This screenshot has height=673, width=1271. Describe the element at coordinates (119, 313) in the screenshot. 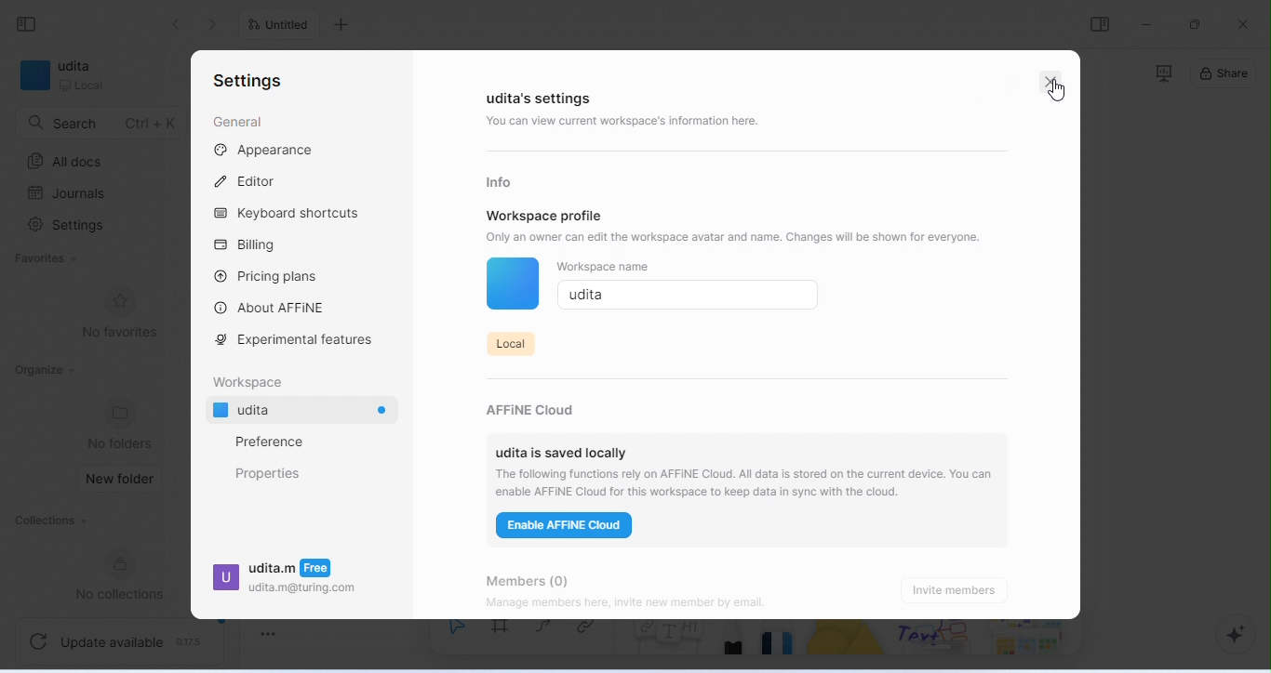

I see `no favorites` at that location.